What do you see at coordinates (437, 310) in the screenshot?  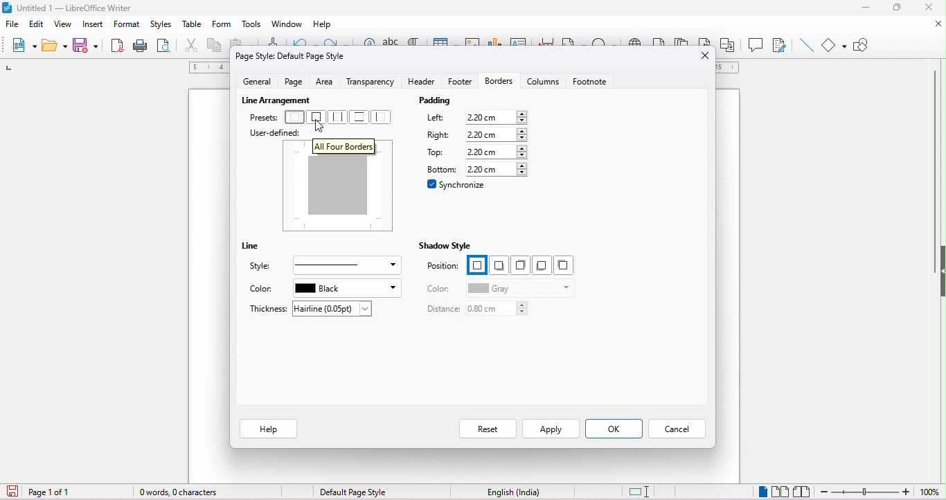 I see `distance` at bounding box center [437, 310].